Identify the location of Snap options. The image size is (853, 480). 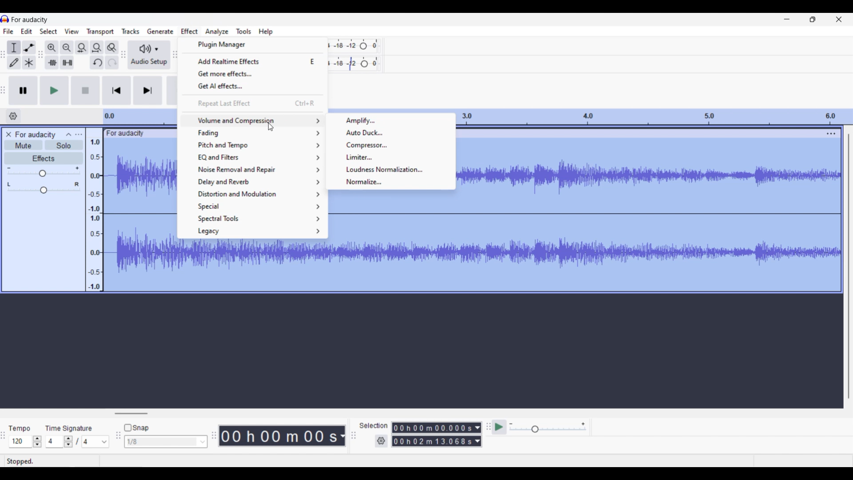
(166, 441).